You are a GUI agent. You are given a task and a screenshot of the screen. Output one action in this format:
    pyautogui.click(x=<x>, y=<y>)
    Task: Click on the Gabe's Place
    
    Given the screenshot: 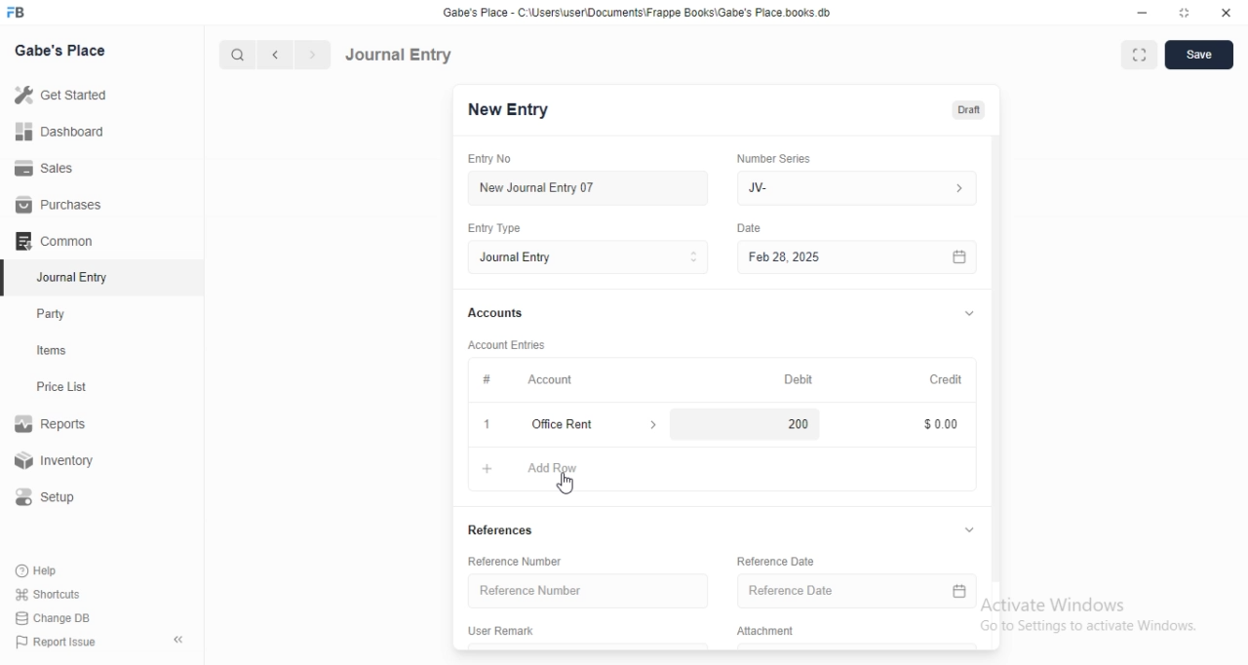 What is the action you would take?
    pyautogui.click(x=62, y=50)
    